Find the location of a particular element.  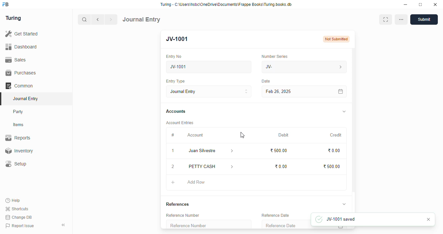

JV-1001 saved is located at coordinates (352, 219).